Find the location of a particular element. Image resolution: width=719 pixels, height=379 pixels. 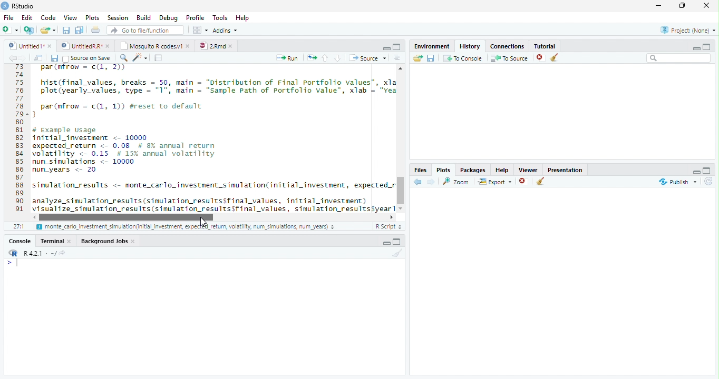

Refresh List is located at coordinates (709, 182).